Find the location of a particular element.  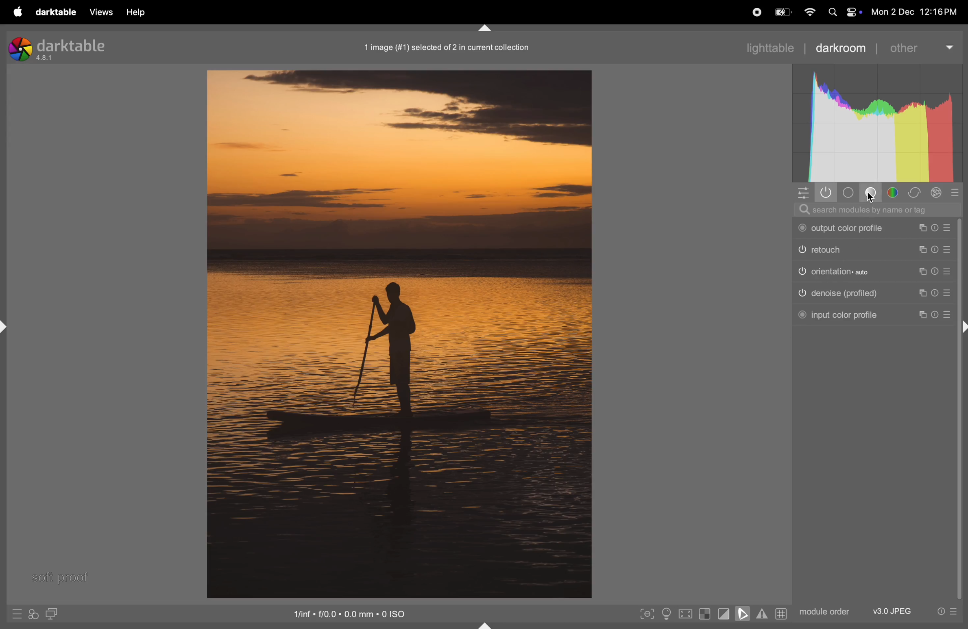

presets is located at coordinates (956, 192).